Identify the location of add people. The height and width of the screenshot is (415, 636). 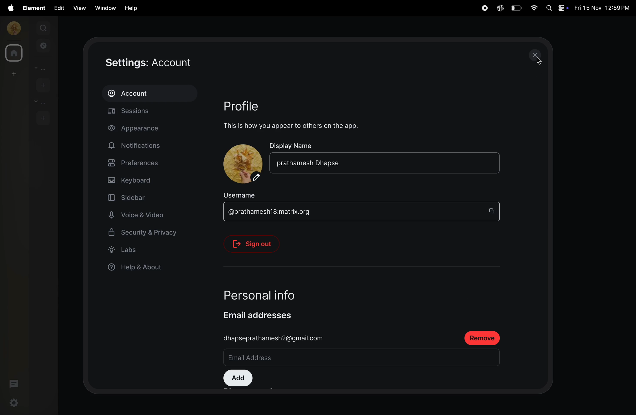
(42, 84).